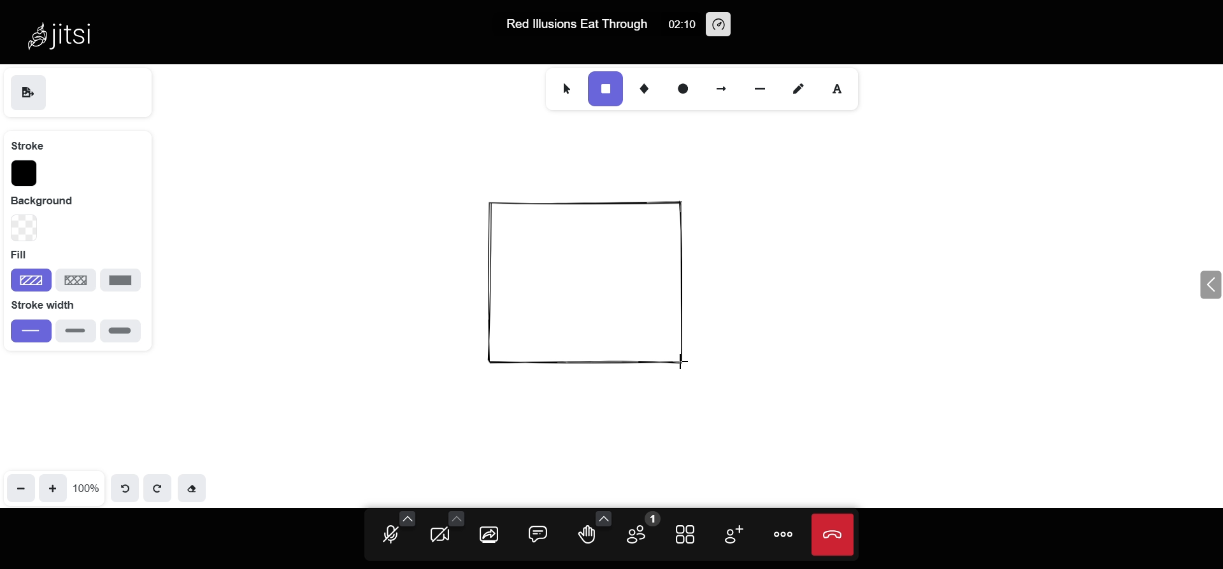 This screenshot has width=1223, height=569. Describe the element at coordinates (23, 228) in the screenshot. I see `background type` at that location.